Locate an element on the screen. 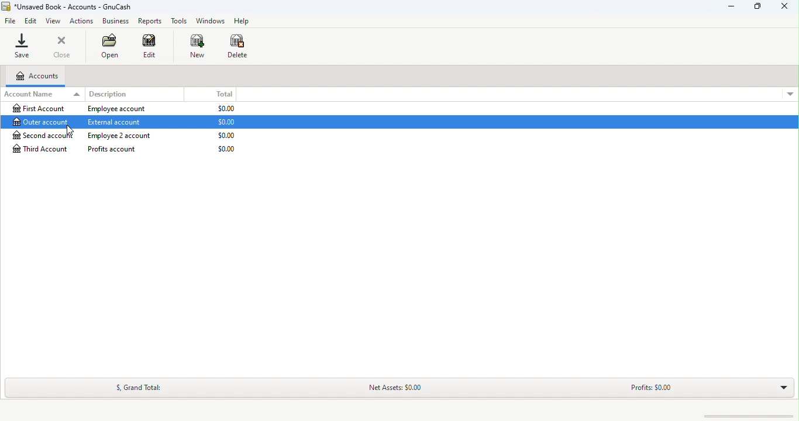  Minimize is located at coordinates (734, 5).